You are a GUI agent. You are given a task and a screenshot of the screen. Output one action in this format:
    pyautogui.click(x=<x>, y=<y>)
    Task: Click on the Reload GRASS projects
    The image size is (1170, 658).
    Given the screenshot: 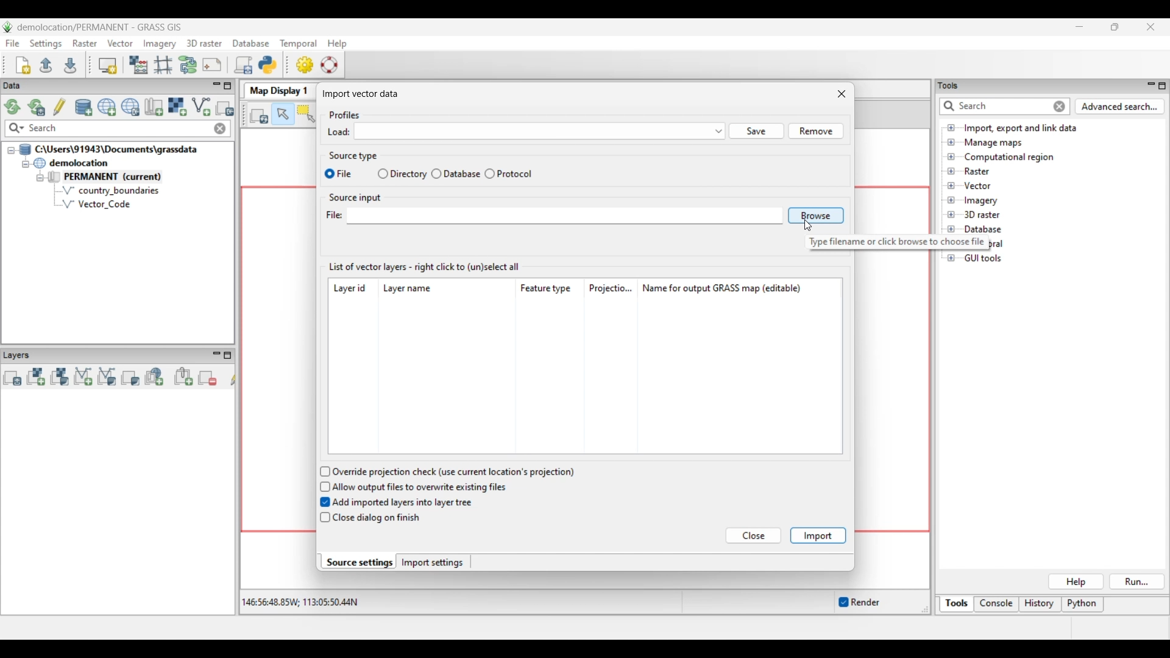 What is the action you would take?
    pyautogui.click(x=12, y=107)
    